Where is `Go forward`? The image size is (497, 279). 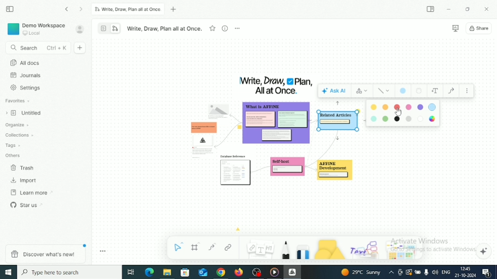
Go forward is located at coordinates (81, 10).